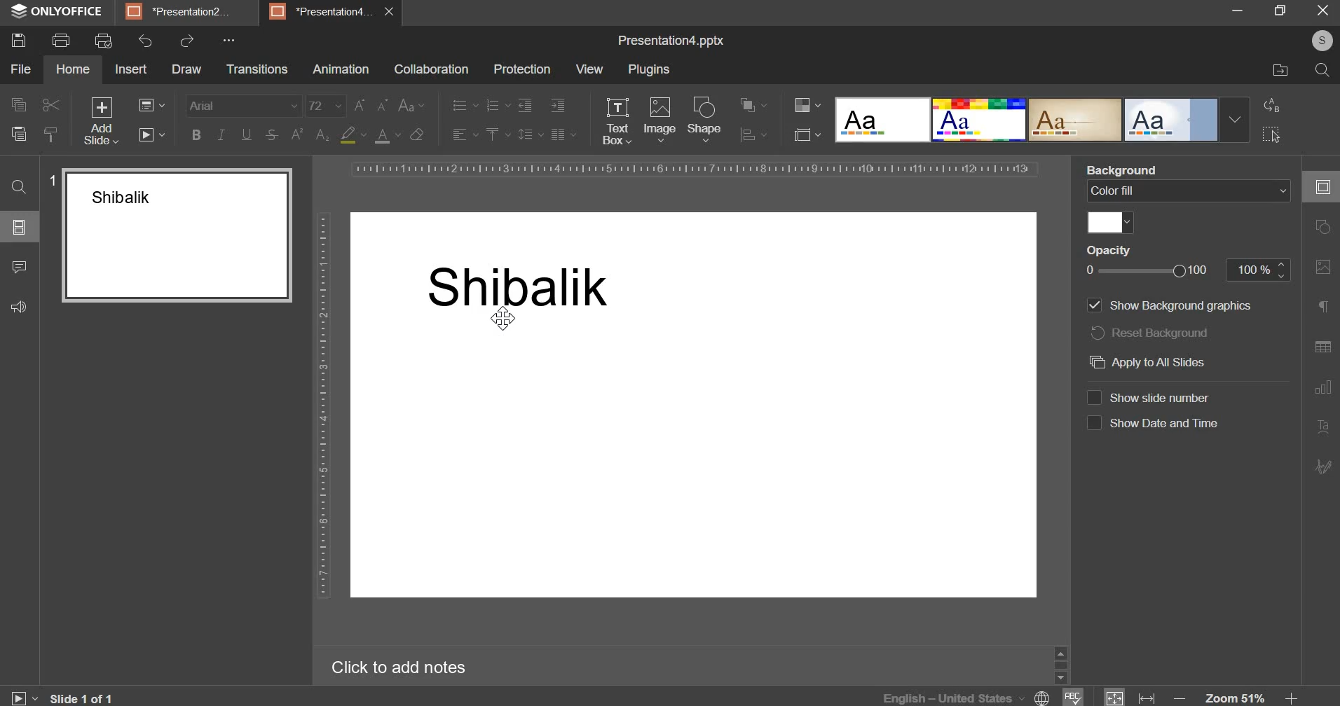 This screenshot has width=1340, height=706. I want to click on Color fill, so click(1187, 193).